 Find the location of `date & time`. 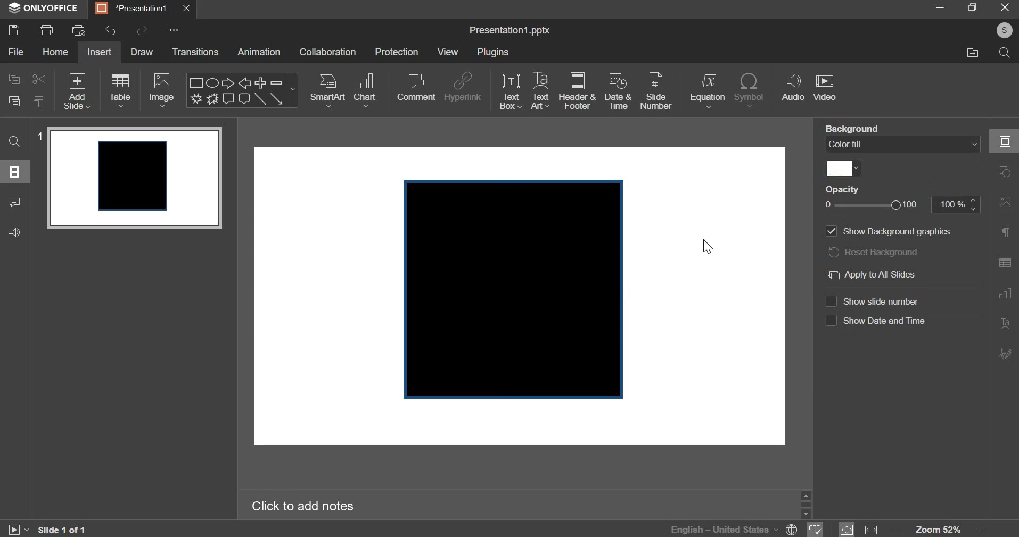

date & time is located at coordinates (617, 90).